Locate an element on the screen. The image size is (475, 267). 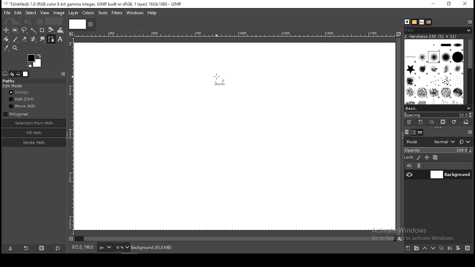
zoom status is located at coordinates (122, 247).